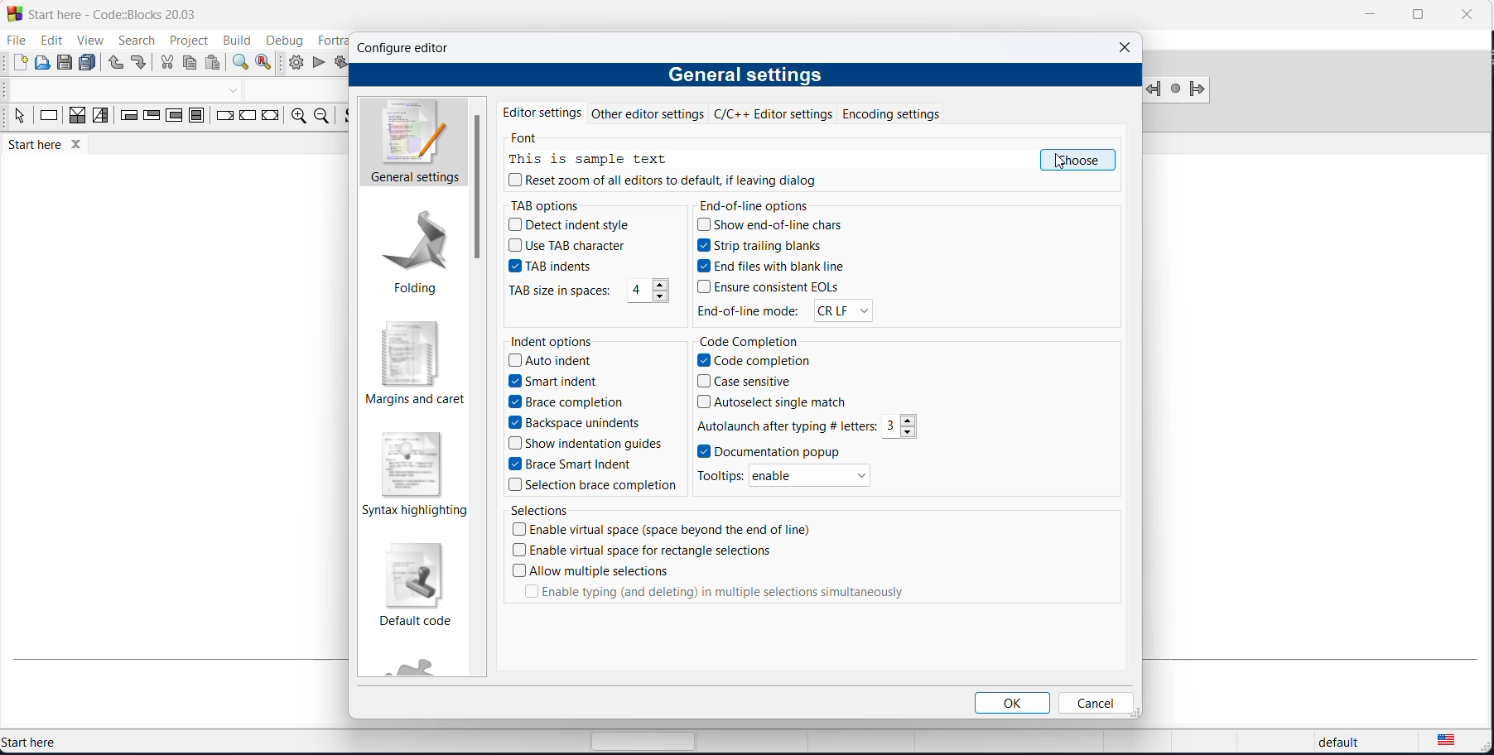 The width and height of the screenshot is (1494, 755). What do you see at coordinates (841, 310) in the screenshot?
I see `EOL modes options` at bounding box center [841, 310].